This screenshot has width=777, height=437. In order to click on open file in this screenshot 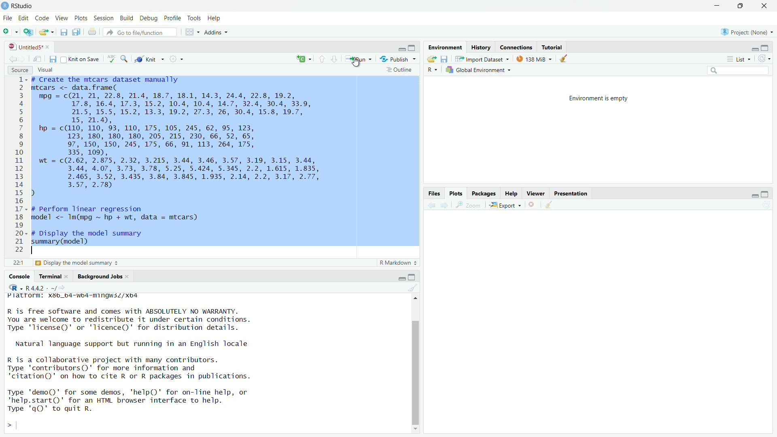, I will do `click(46, 32)`.